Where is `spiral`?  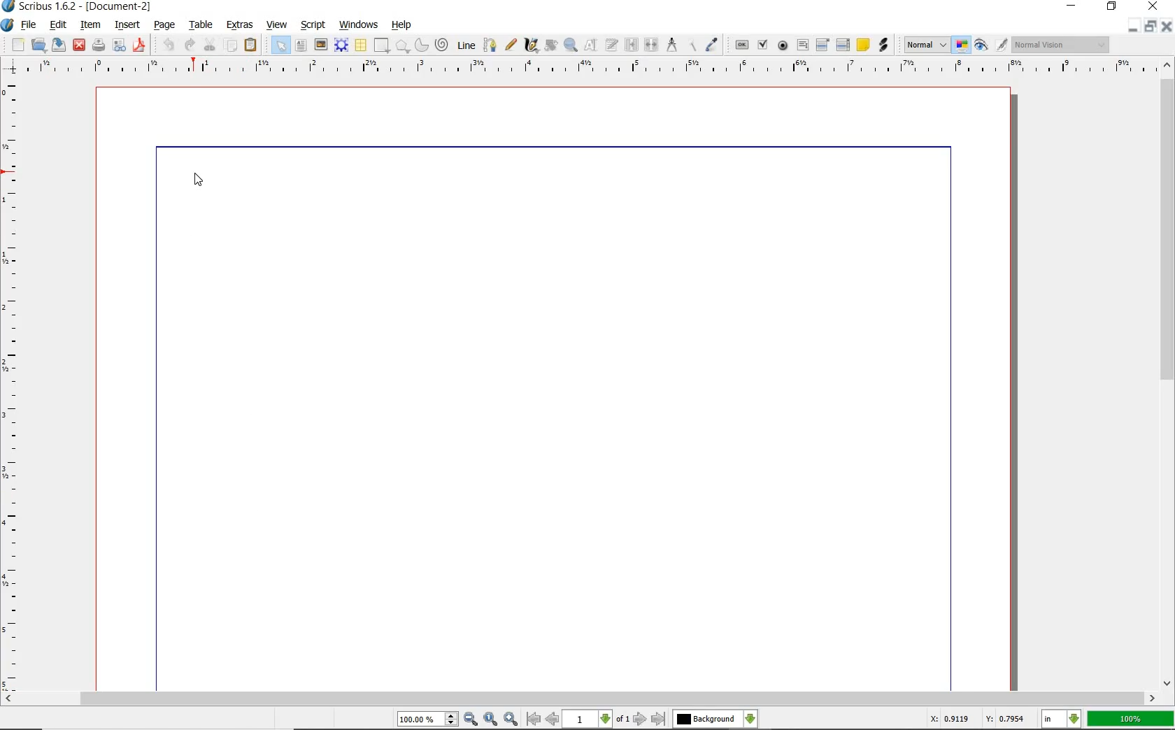 spiral is located at coordinates (442, 45).